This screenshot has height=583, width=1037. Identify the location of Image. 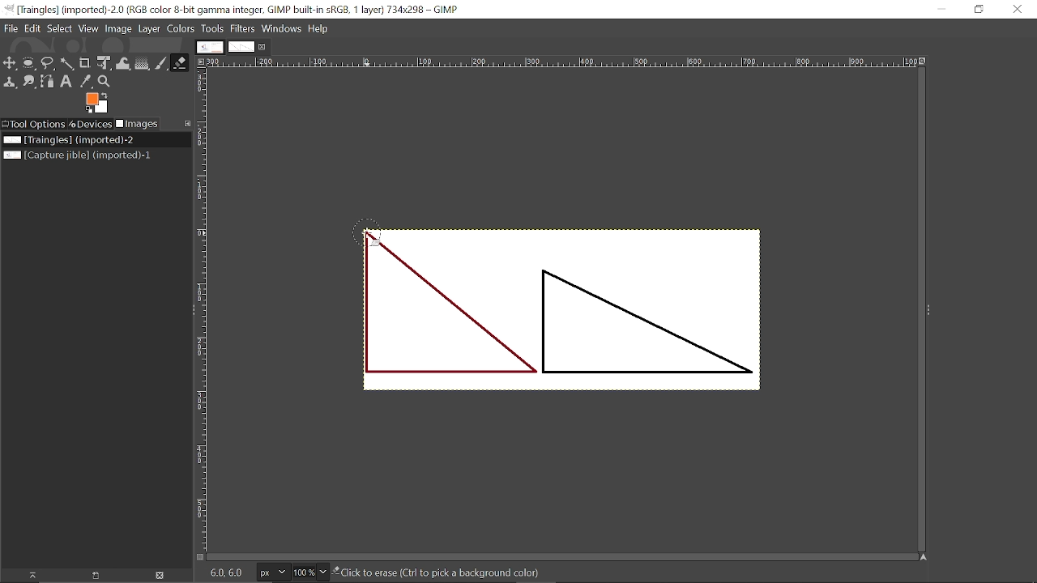
(117, 28).